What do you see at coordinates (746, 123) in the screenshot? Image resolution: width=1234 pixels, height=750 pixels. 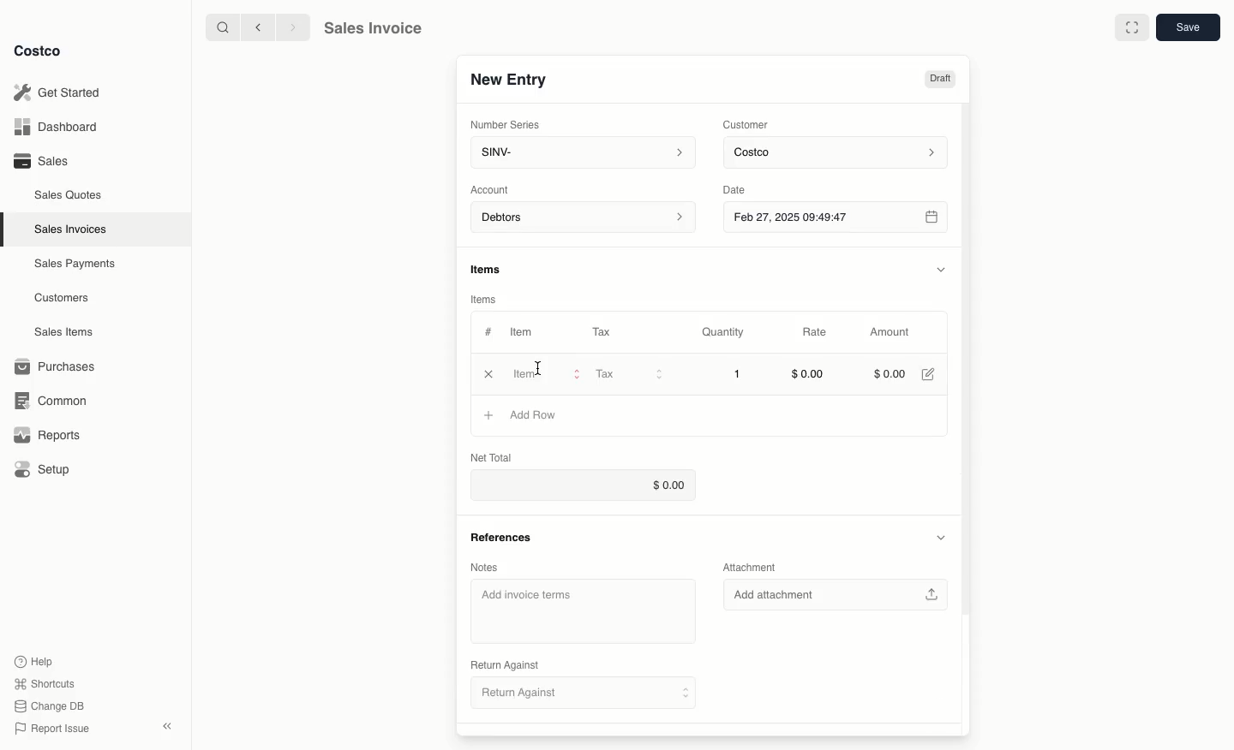 I see `Customer` at bounding box center [746, 123].